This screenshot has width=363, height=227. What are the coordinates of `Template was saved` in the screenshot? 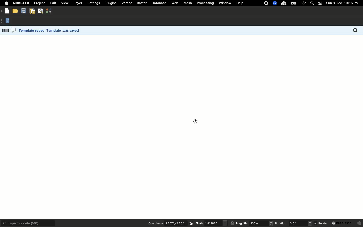 It's located at (183, 30).